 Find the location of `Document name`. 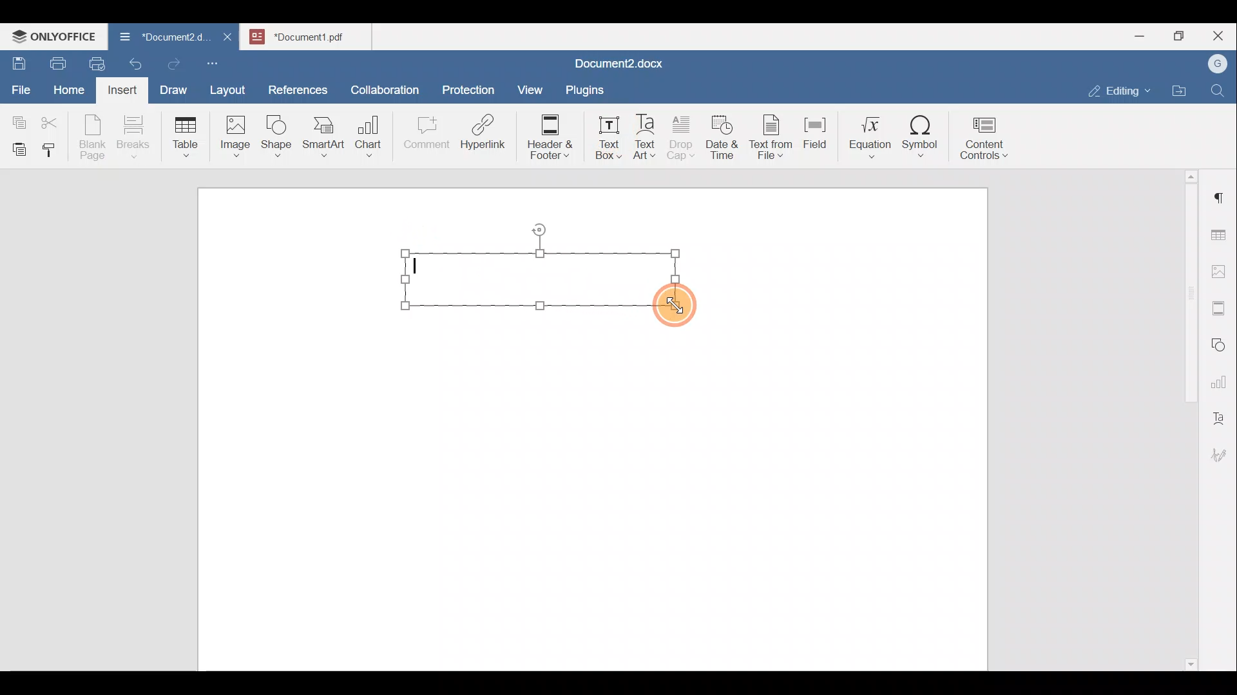

Document name is located at coordinates (157, 39).